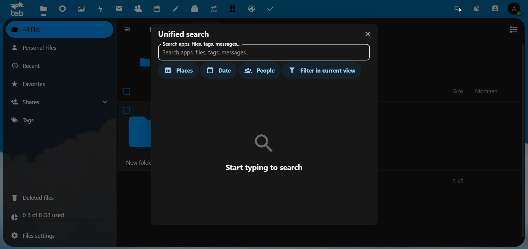 This screenshot has width=528, height=249. Describe the element at coordinates (129, 30) in the screenshot. I see `collapse` at that location.